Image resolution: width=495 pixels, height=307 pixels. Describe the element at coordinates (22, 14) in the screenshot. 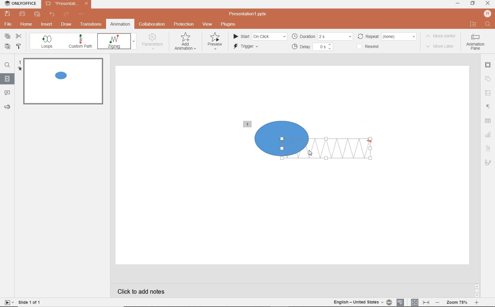

I see `print` at that location.